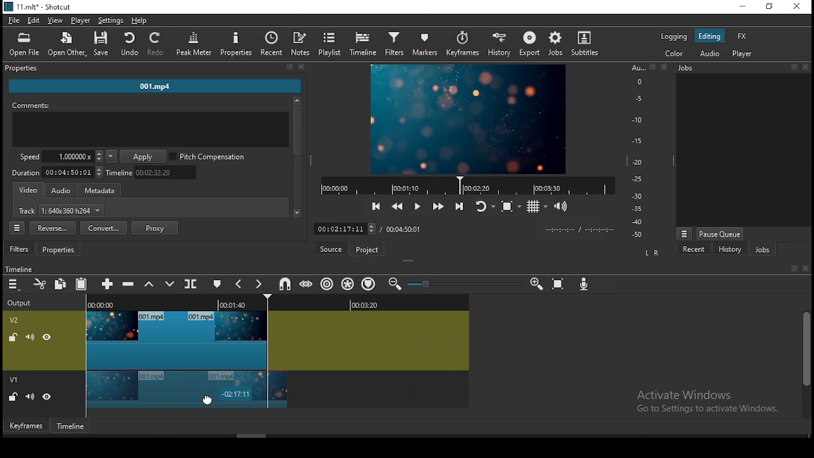 This screenshot has height=458, width=814. I want to click on audio, so click(708, 53).